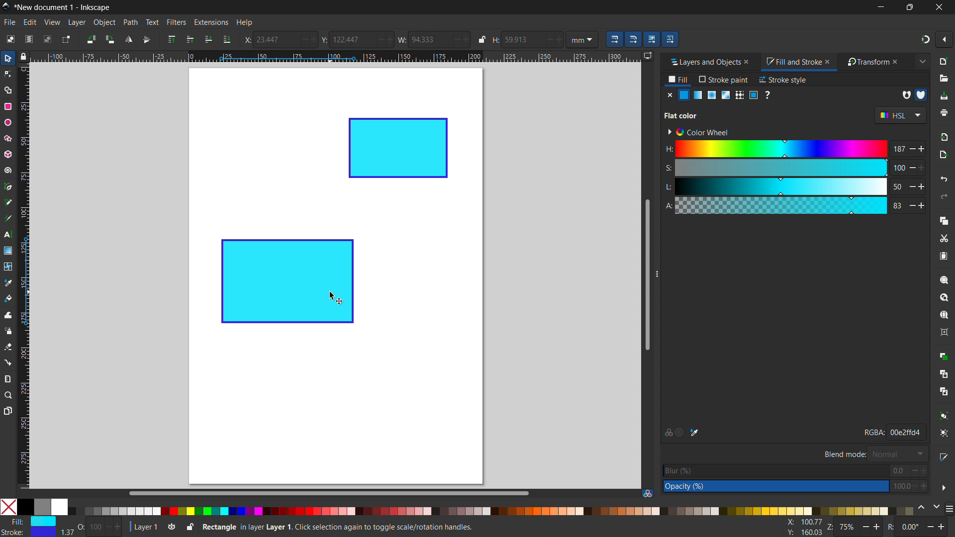 The height and width of the screenshot is (537, 955). Describe the element at coordinates (944, 196) in the screenshot. I see `redo` at that location.